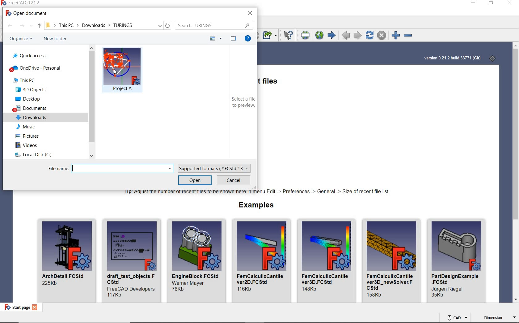 Image resolution: width=519 pixels, height=323 pixels. Describe the element at coordinates (492, 3) in the screenshot. I see `RESTORE DOWN` at that location.